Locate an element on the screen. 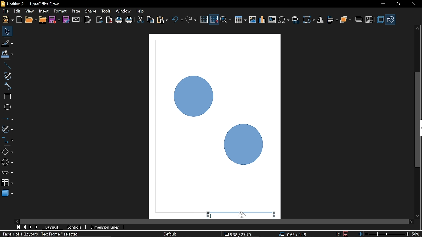  Format is located at coordinates (60, 11).